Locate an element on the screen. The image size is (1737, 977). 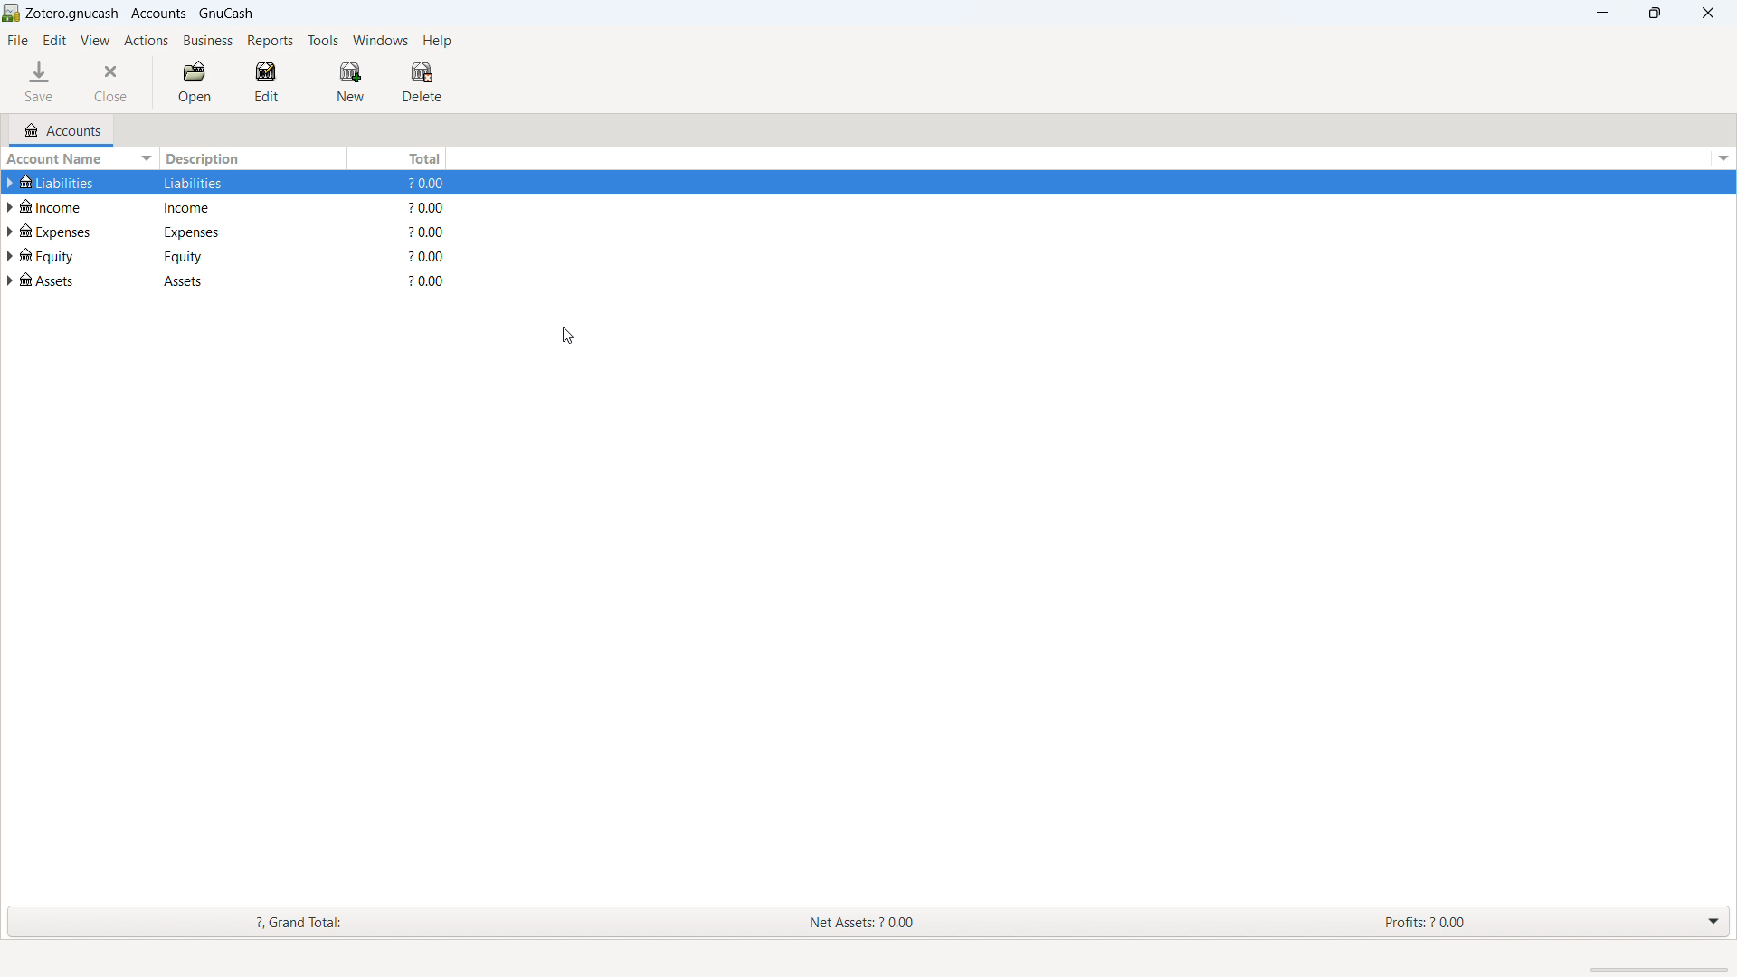
Assets is located at coordinates (56, 281).